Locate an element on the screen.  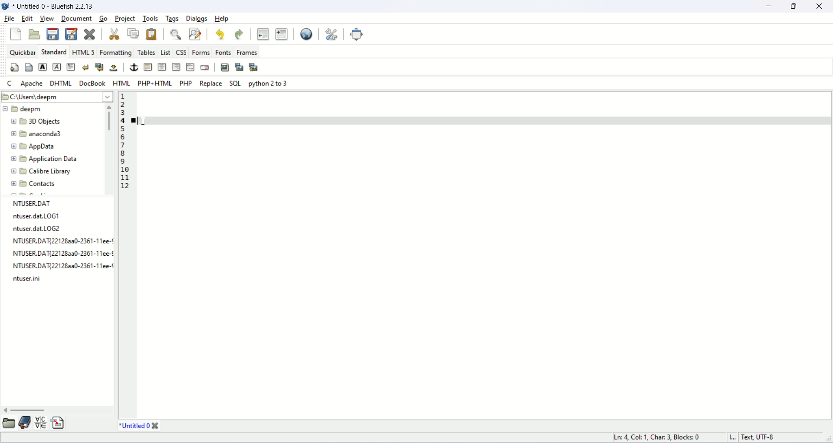
dialogs is located at coordinates (197, 19).